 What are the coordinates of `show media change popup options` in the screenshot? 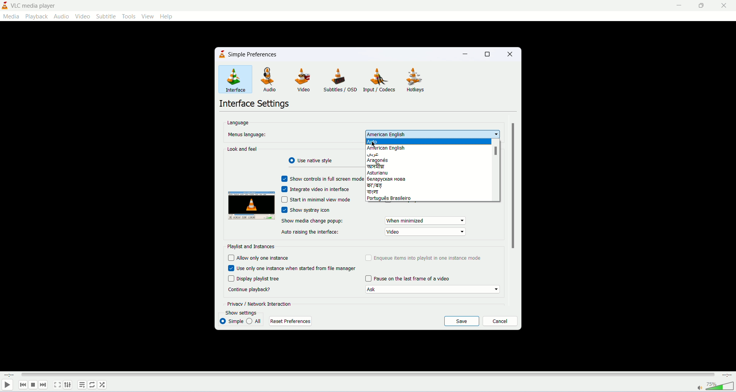 It's located at (425, 221).